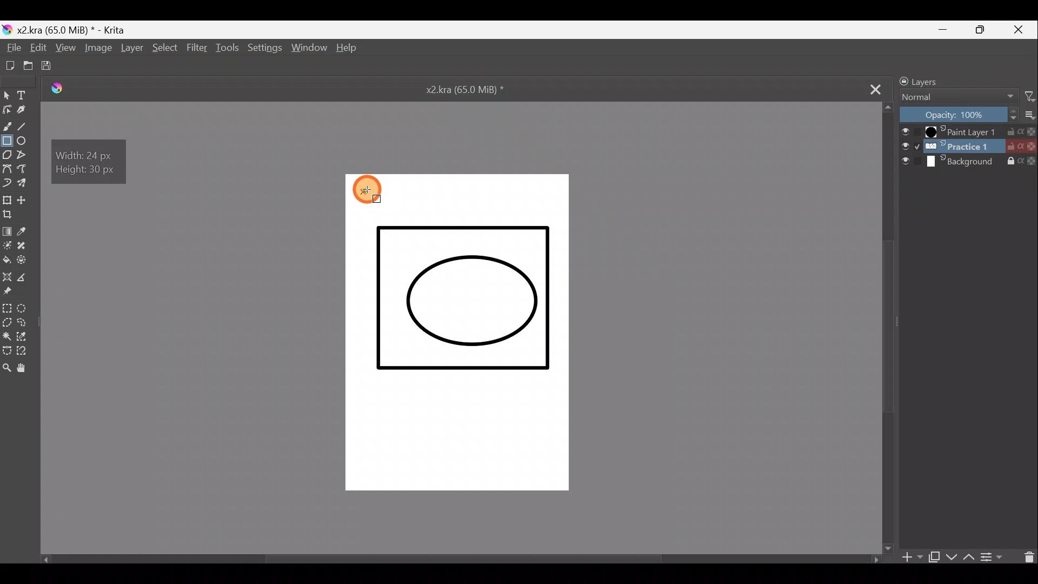 This screenshot has height=584, width=1038. I want to click on Height: 30 px, so click(86, 172).